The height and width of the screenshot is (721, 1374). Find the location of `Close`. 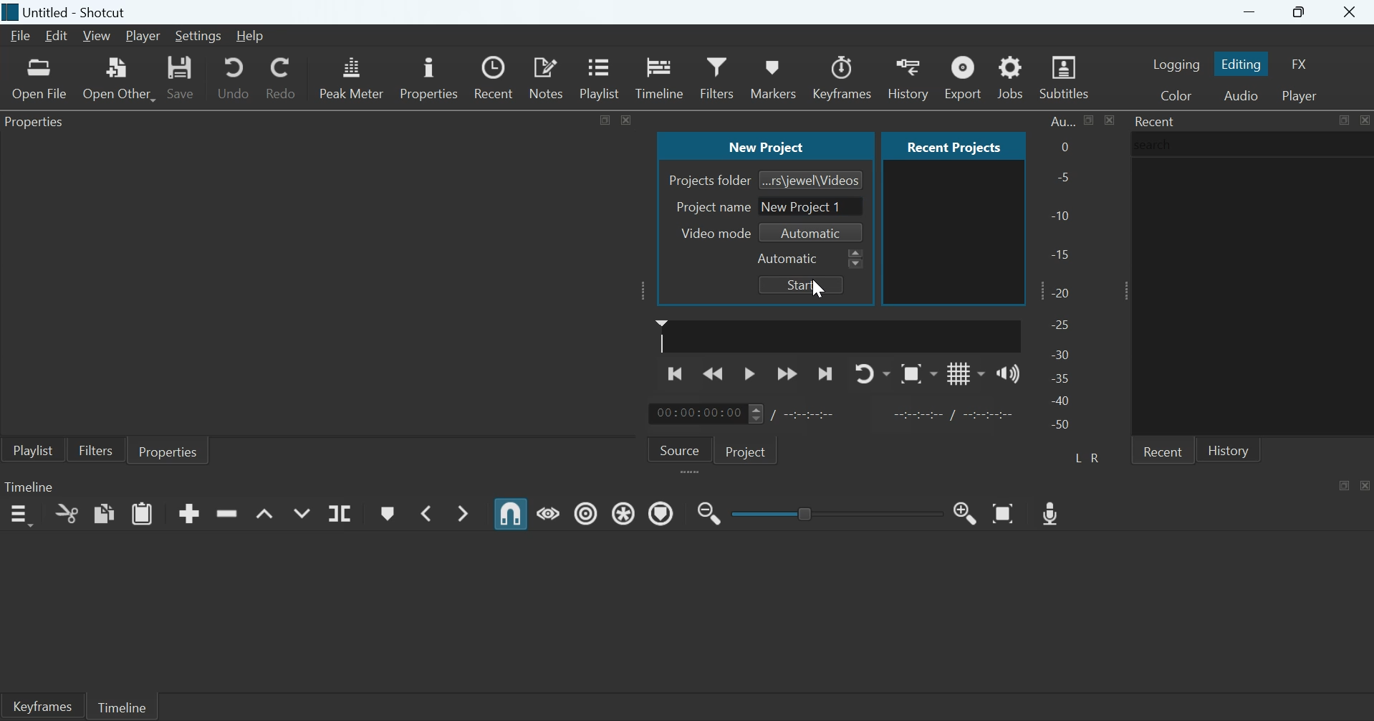

Close is located at coordinates (1364, 120).